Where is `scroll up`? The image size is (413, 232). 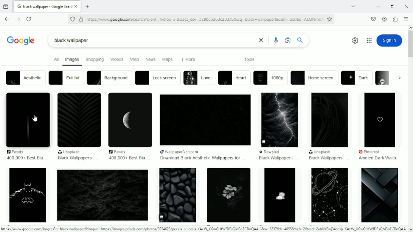
scroll up is located at coordinates (410, 27).